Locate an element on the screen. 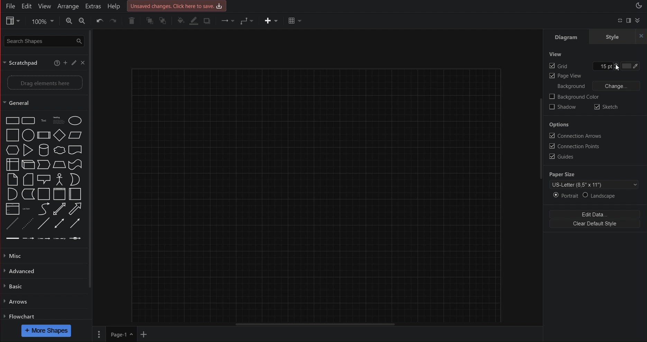  rectangle is located at coordinates (28, 119).